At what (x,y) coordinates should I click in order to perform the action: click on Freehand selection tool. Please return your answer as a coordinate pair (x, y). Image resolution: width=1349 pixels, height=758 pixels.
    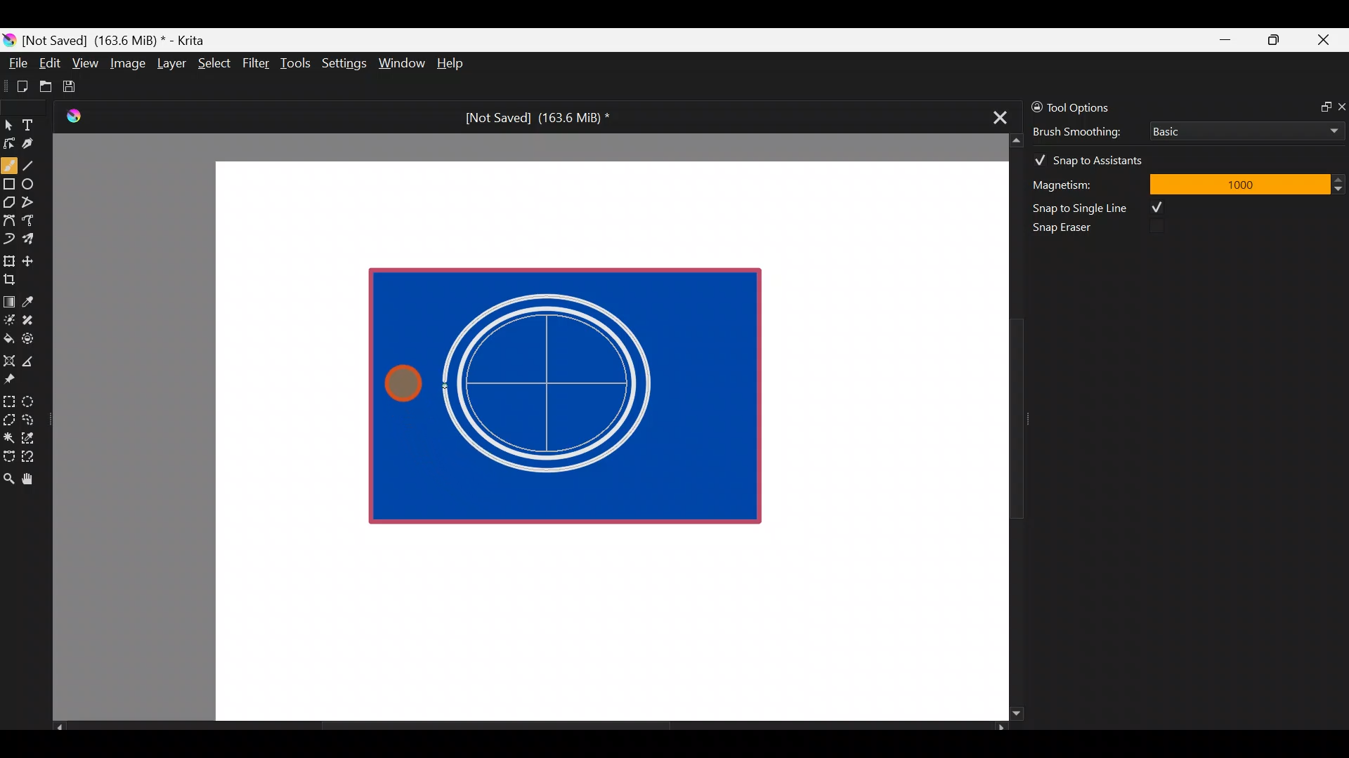
    Looking at the image, I should click on (31, 418).